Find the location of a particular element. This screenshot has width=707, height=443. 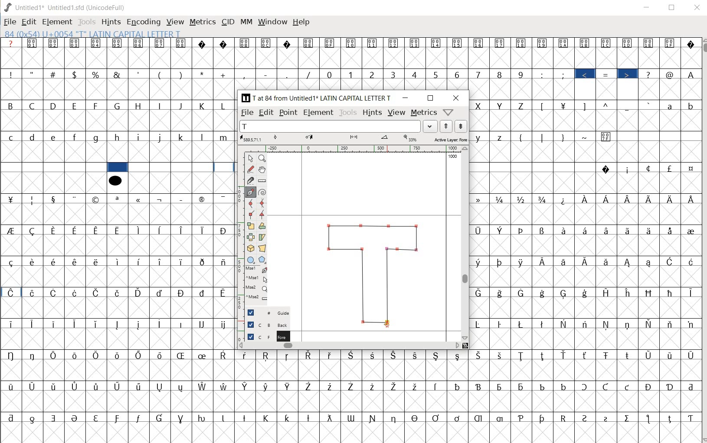

rectangle/ellipse is located at coordinates (251, 259).